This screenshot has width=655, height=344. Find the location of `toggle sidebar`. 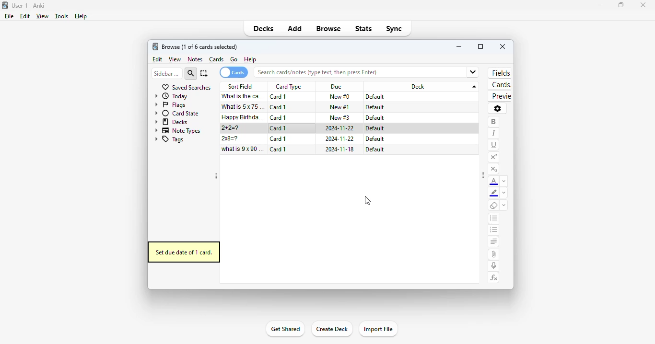

toggle sidebar is located at coordinates (483, 176).